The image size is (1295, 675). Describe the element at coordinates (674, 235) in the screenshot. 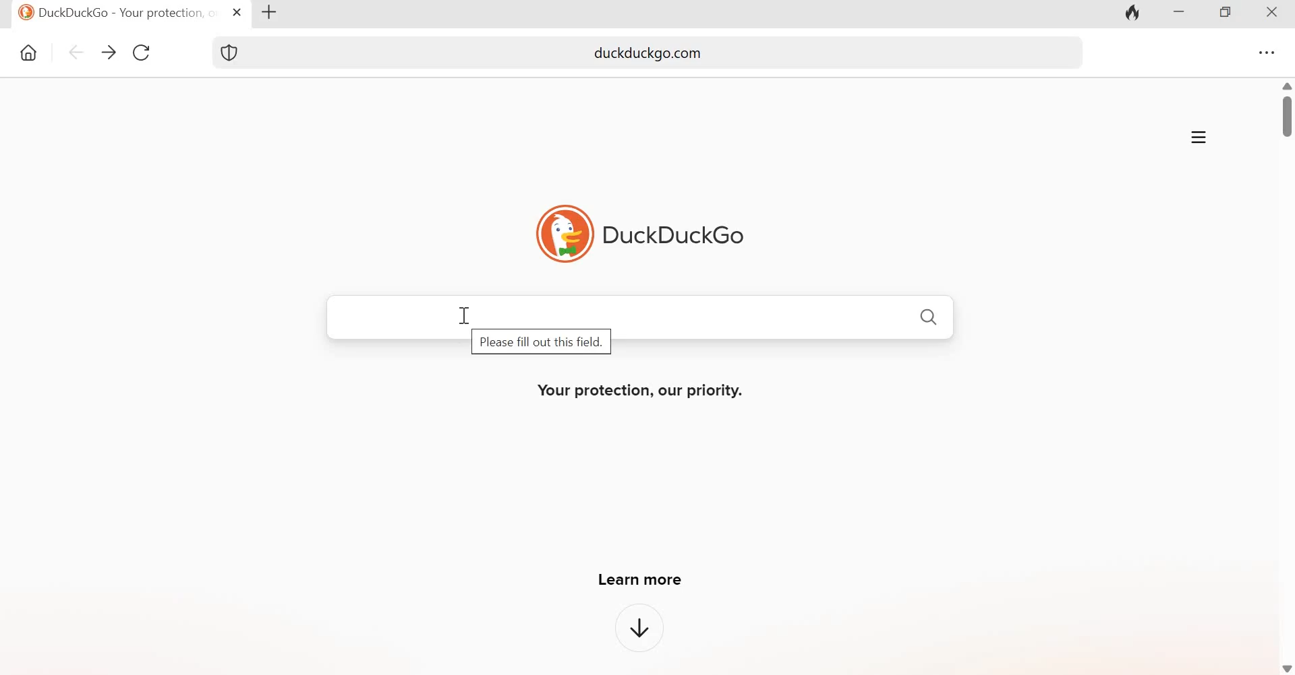

I see `DuckDuckGo` at that location.